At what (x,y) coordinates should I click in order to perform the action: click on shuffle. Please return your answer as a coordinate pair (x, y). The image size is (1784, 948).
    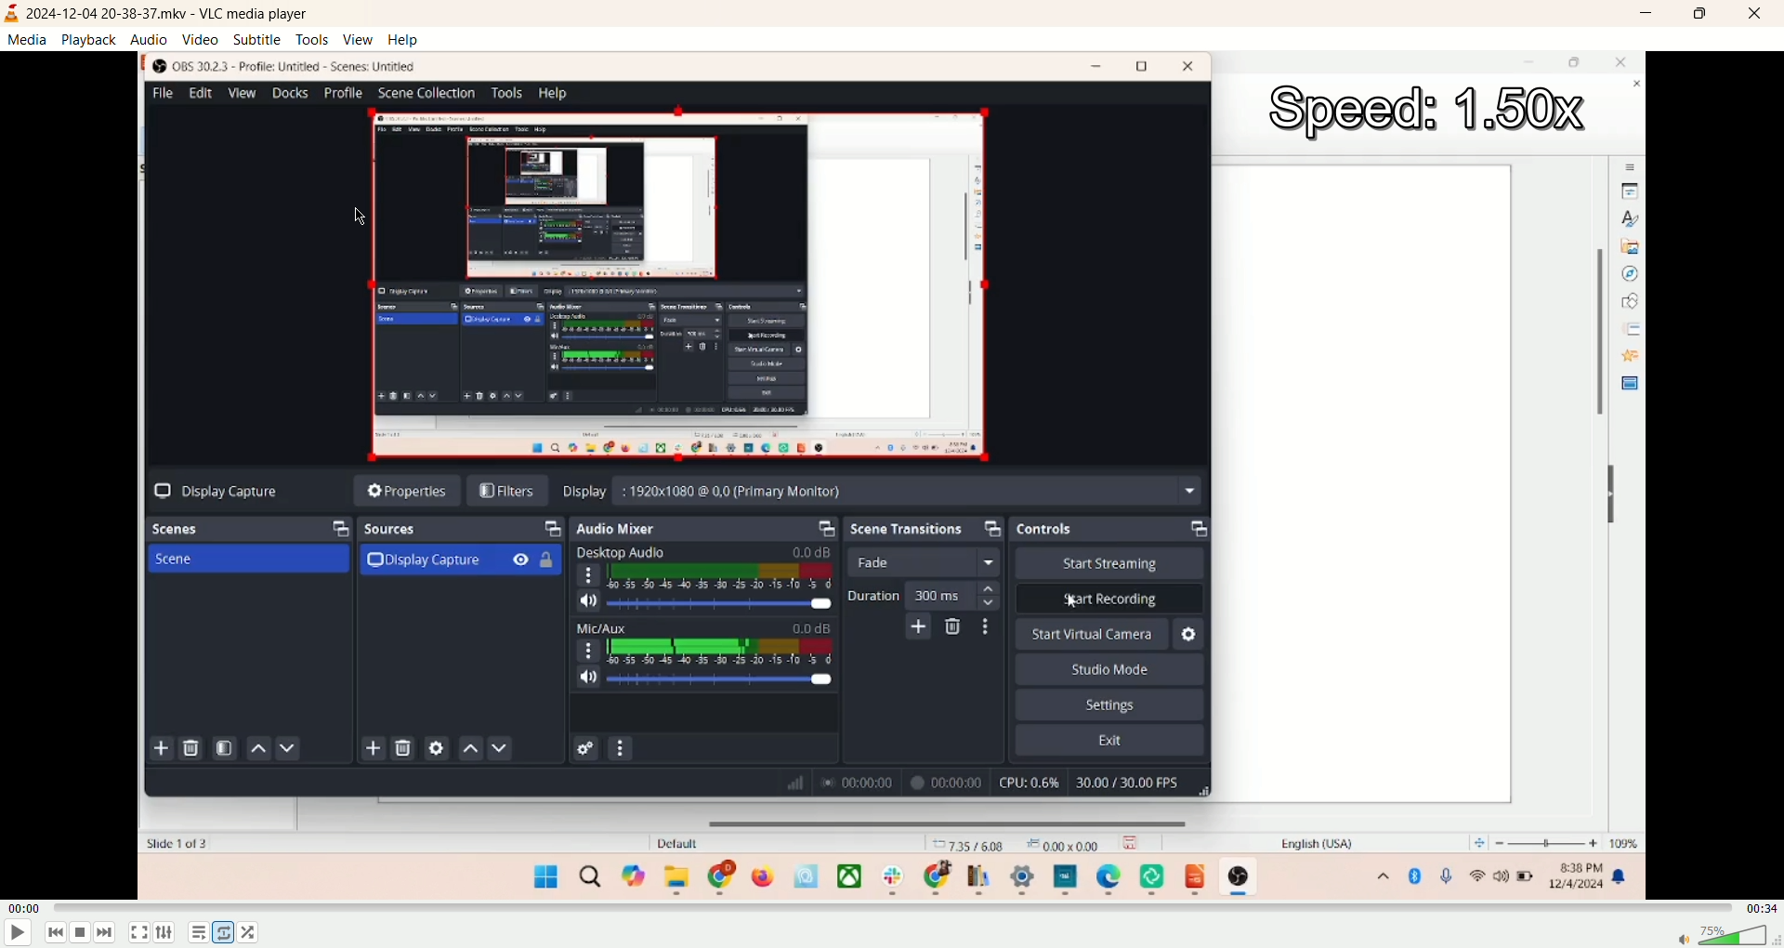
    Looking at the image, I should click on (258, 931).